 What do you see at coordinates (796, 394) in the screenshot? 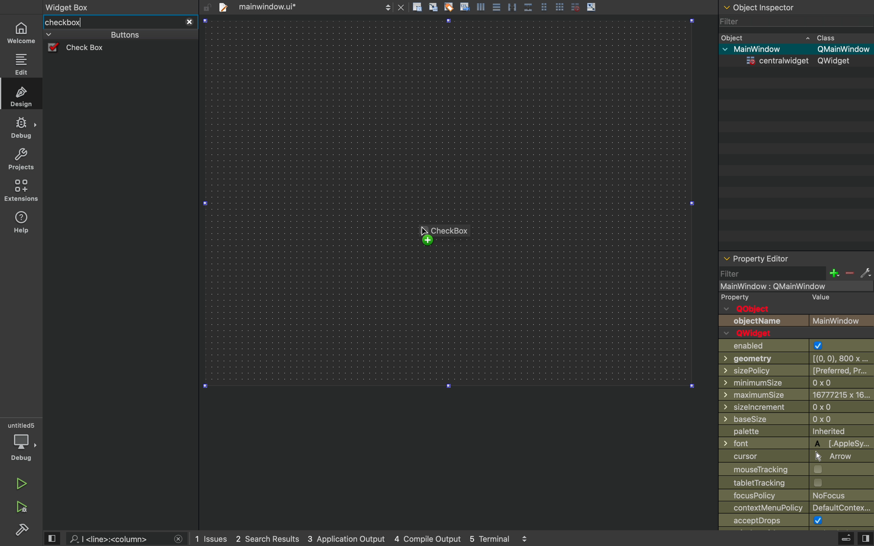
I see `maximum size ` at bounding box center [796, 394].